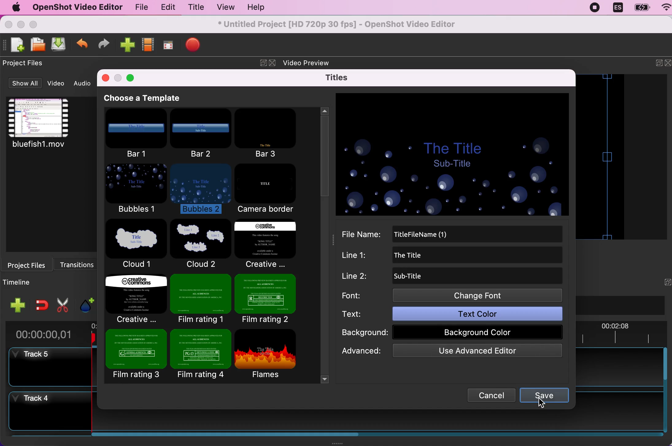 The height and width of the screenshot is (446, 672). Describe the element at coordinates (202, 133) in the screenshot. I see `bar 2` at that location.